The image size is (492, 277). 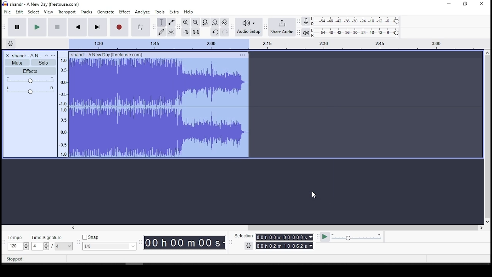 What do you see at coordinates (30, 71) in the screenshot?
I see `effects` at bounding box center [30, 71].